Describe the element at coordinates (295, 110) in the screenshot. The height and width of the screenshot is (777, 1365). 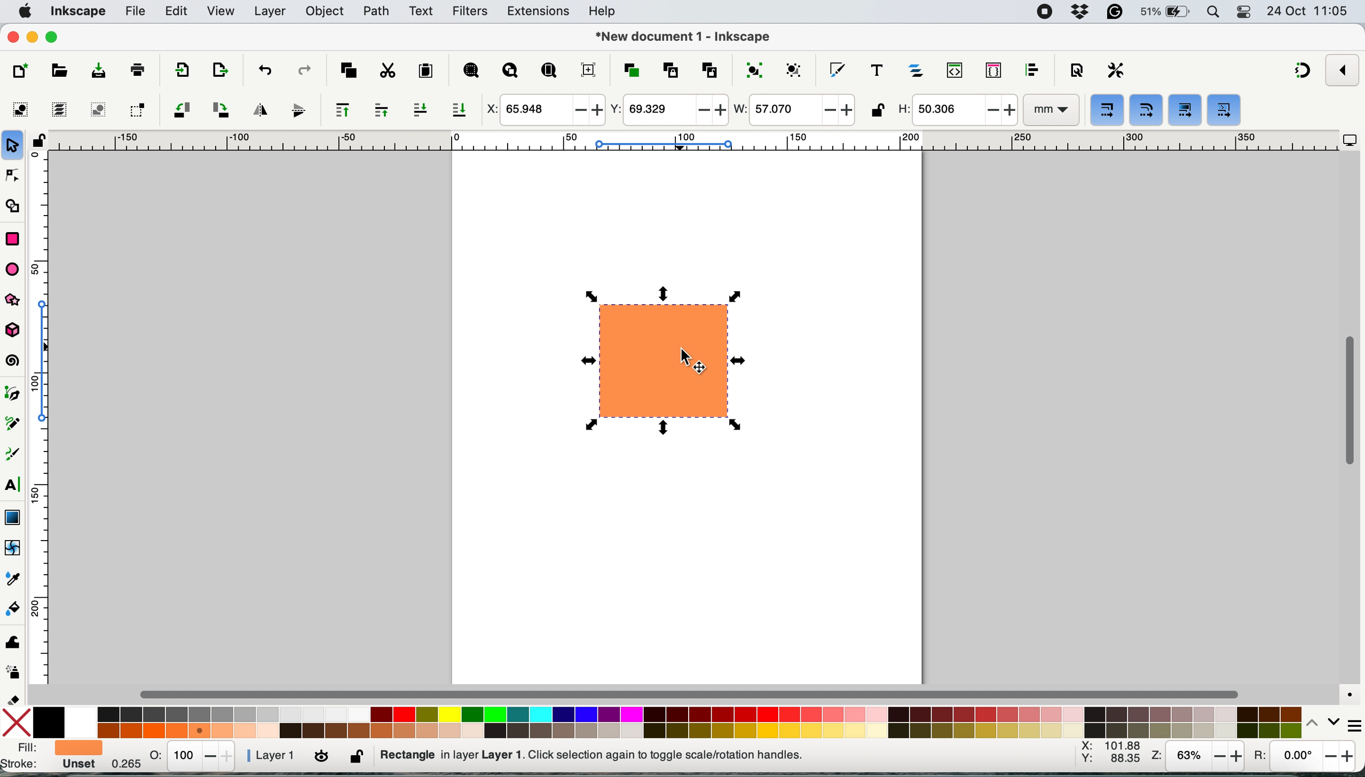
I see `flip vertically` at that location.